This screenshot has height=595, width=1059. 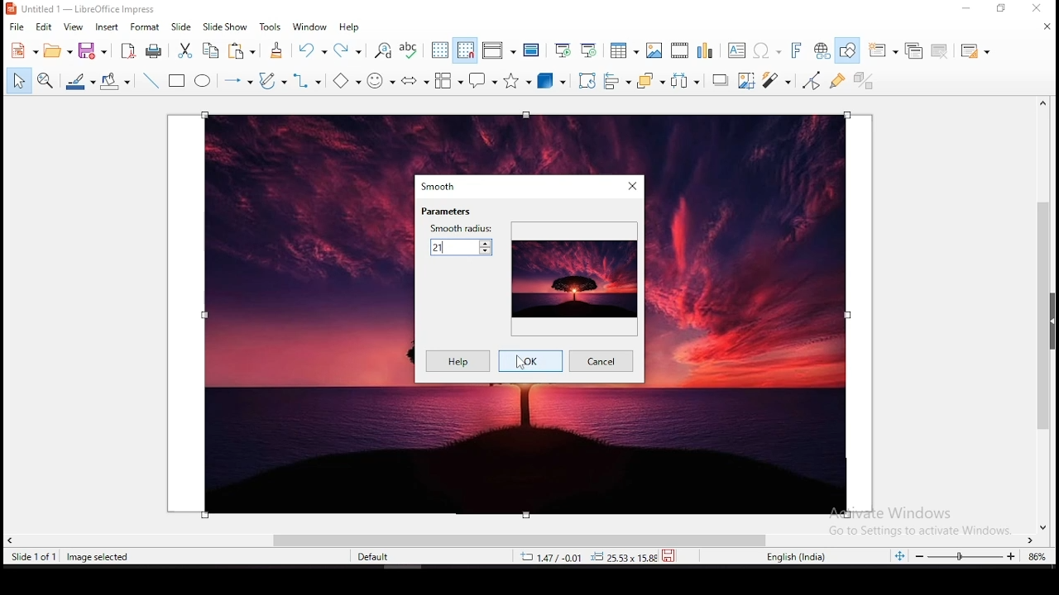 I want to click on display grid, so click(x=439, y=50).